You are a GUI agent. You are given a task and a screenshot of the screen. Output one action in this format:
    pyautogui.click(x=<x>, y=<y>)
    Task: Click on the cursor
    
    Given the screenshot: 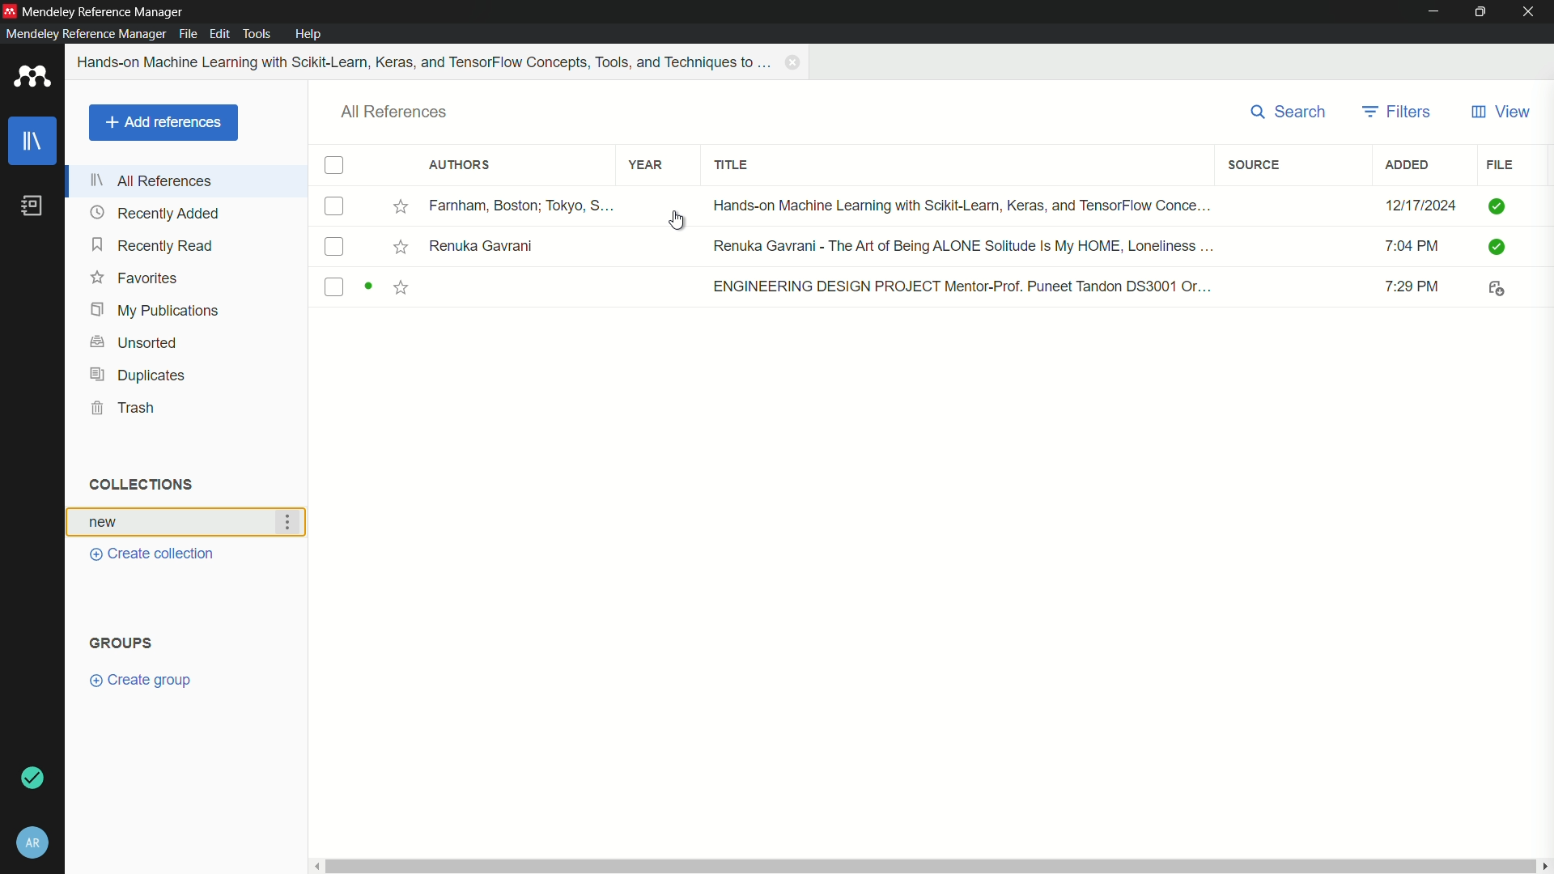 What is the action you would take?
    pyautogui.click(x=676, y=223)
    